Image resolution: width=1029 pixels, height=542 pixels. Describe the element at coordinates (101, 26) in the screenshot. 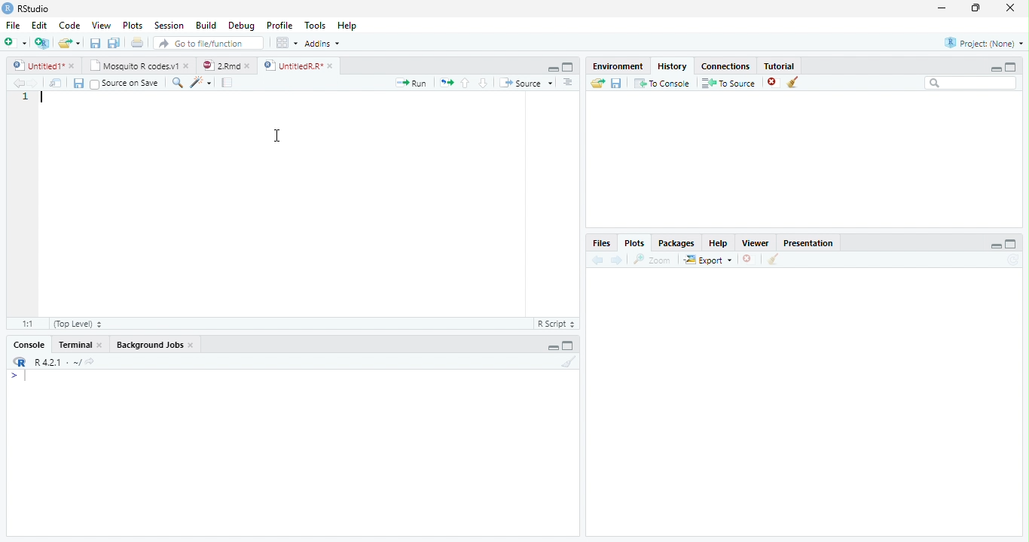

I see `View` at that location.